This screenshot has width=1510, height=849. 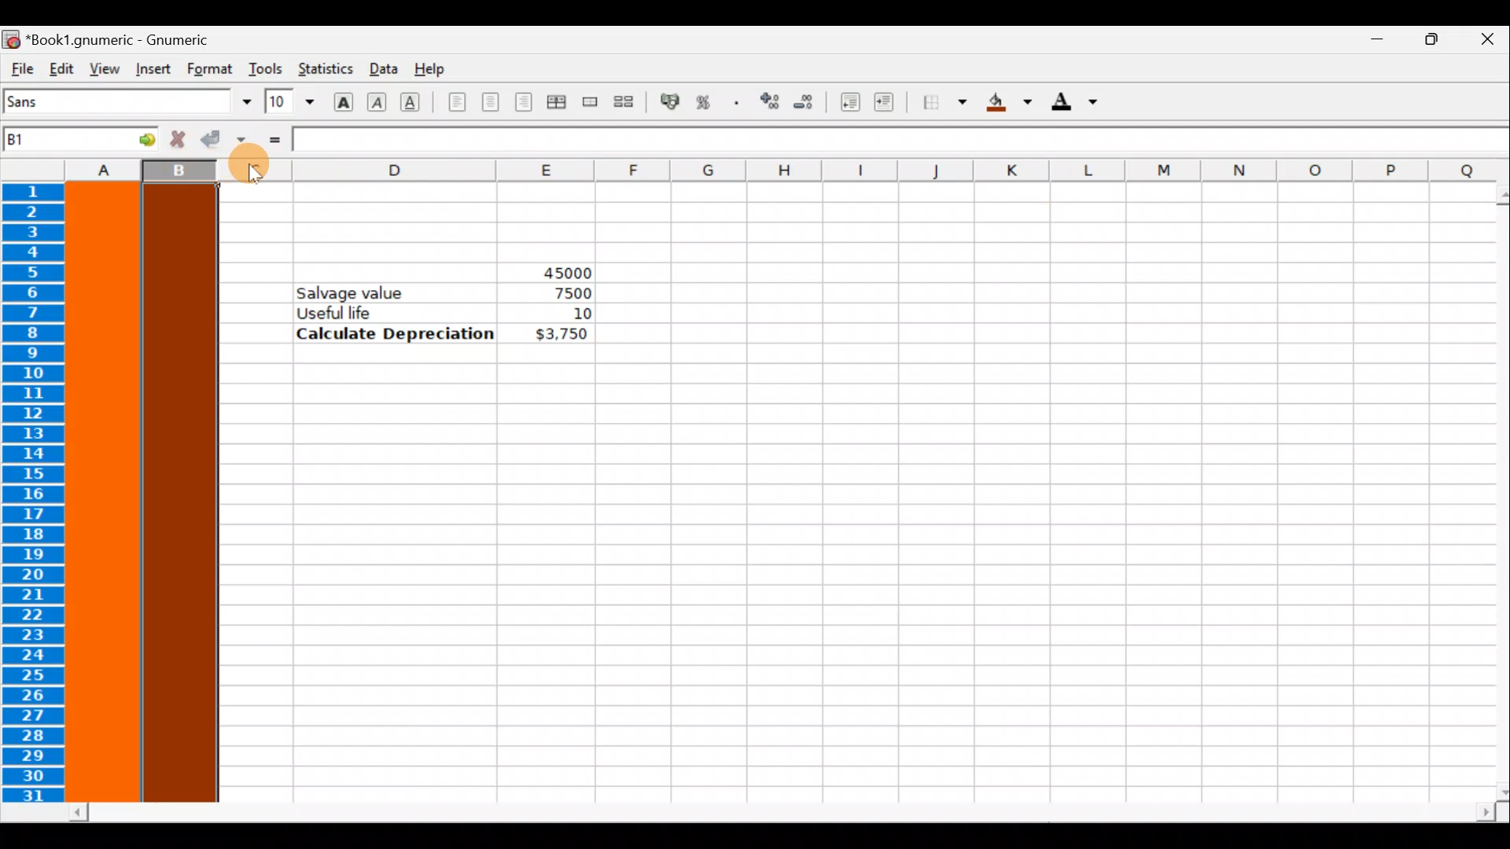 I want to click on Centre horizontally across selection, so click(x=556, y=105).